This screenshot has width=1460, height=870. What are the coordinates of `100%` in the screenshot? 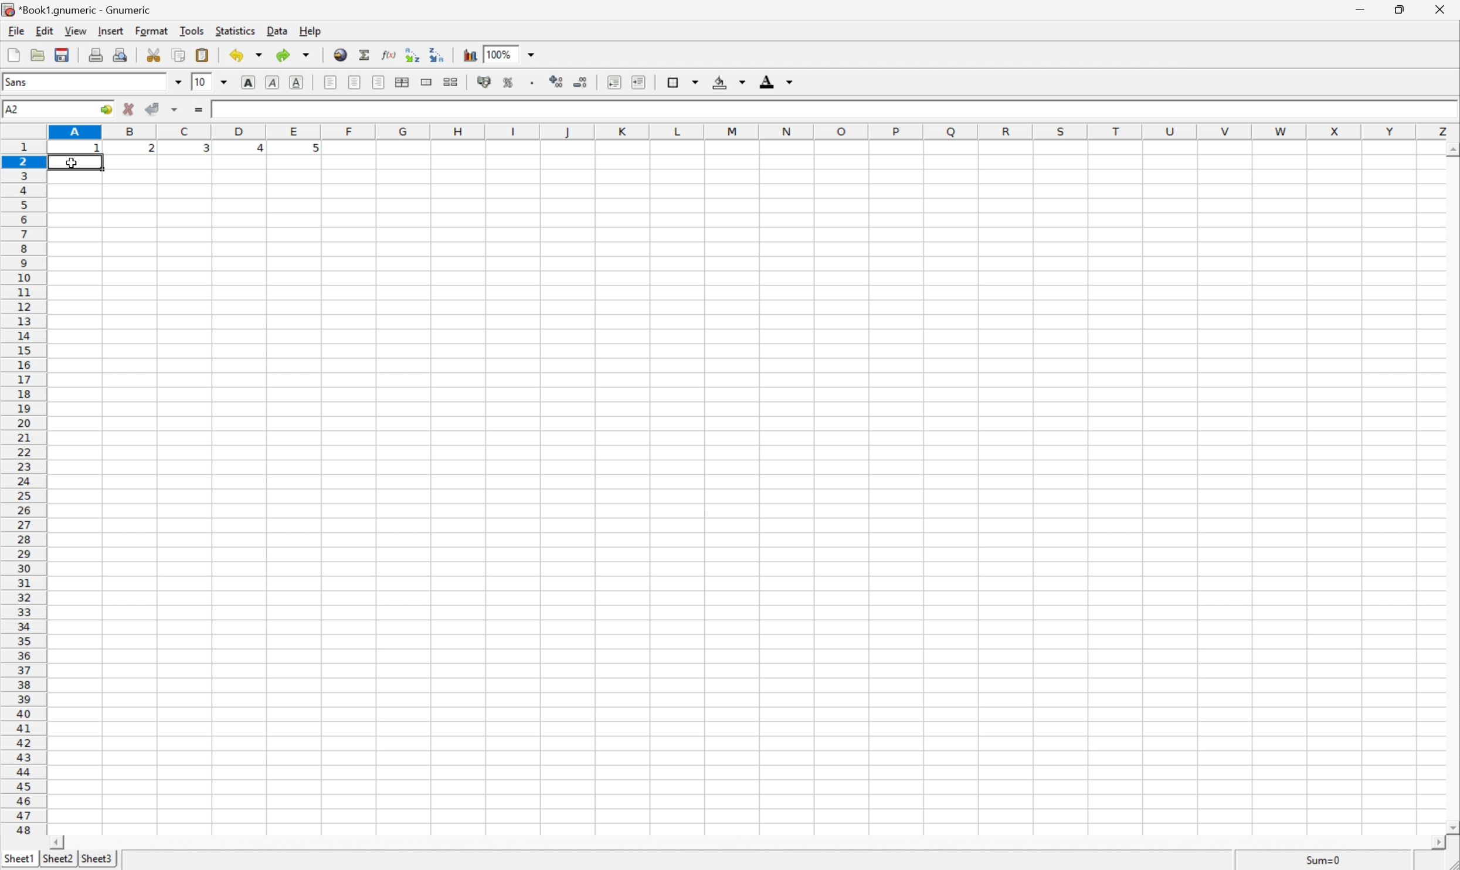 It's located at (501, 53).